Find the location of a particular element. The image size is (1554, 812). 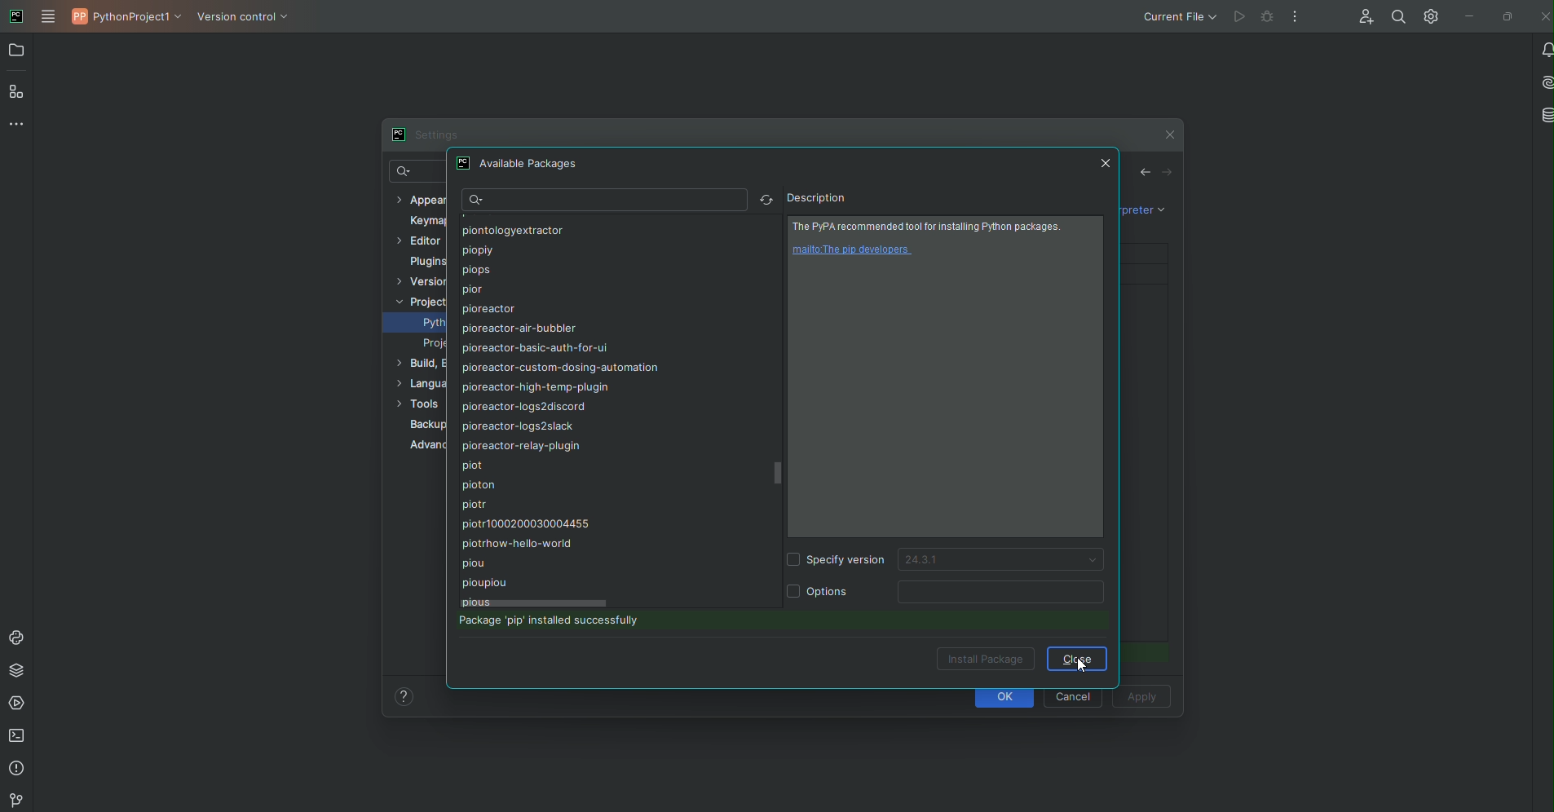

piotr1000200030004455 is located at coordinates (525, 524).